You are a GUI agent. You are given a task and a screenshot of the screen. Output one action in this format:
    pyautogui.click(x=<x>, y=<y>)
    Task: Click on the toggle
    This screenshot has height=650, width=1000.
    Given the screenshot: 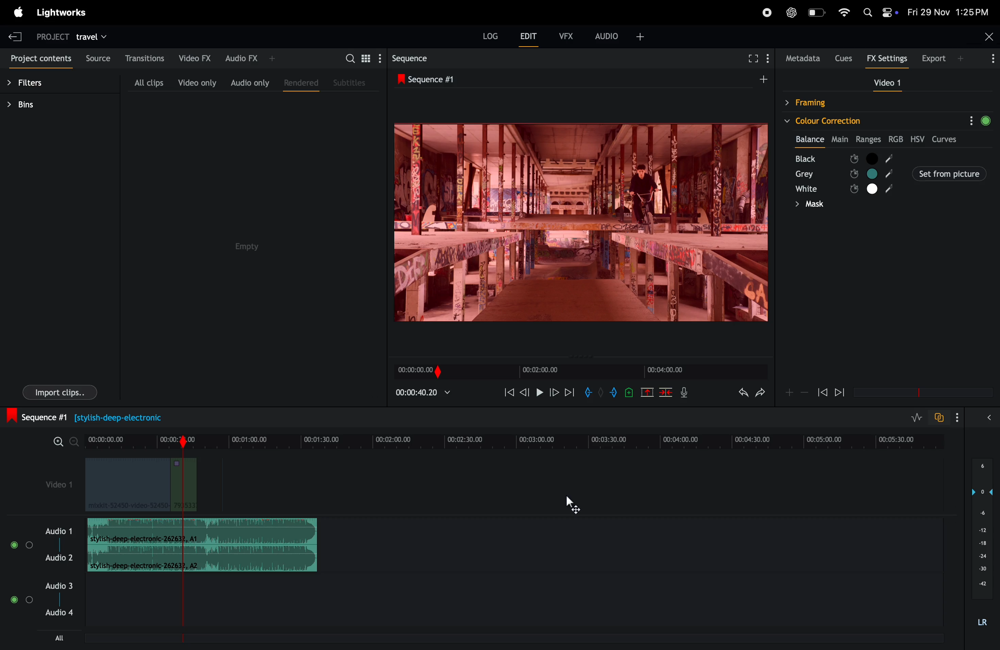 What is the action you would take?
    pyautogui.click(x=13, y=600)
    